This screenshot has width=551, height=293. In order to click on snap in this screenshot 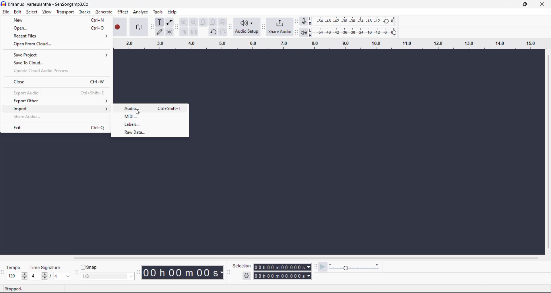, I will do `click(89, 267)`.